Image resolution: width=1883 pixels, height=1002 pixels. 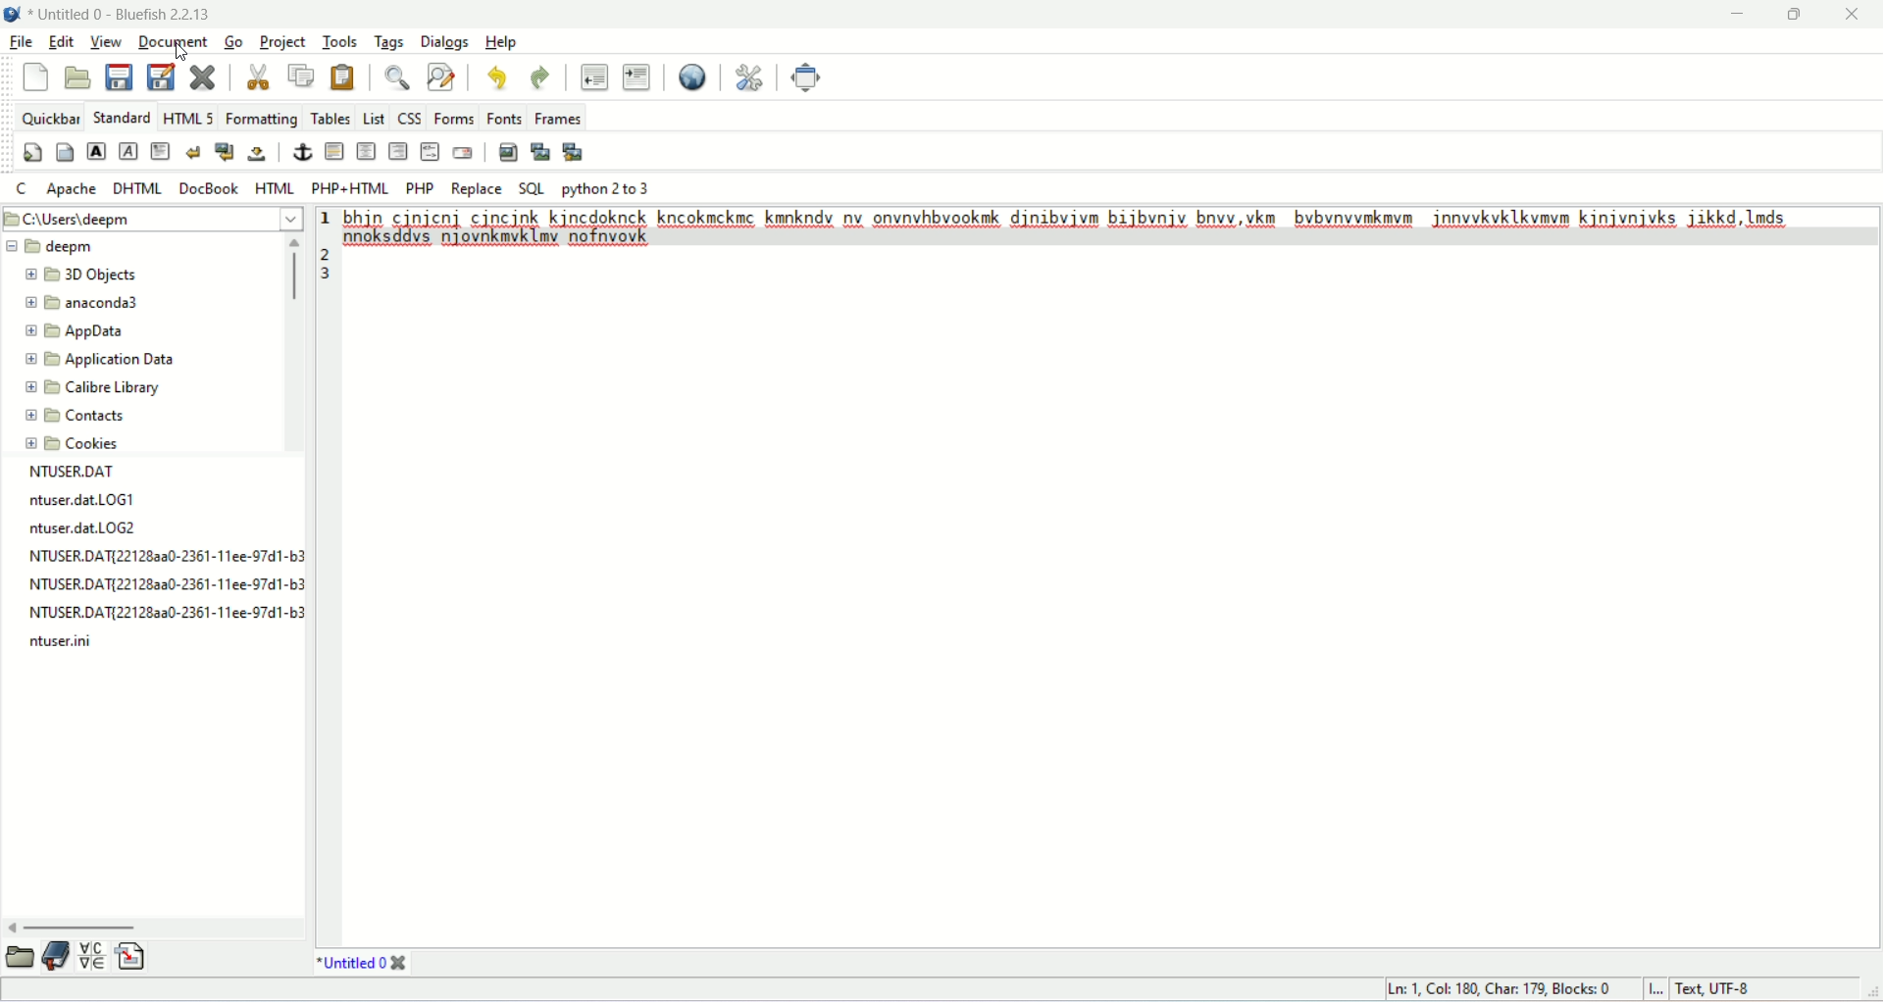 What do you see at coordinates (430, 153) in the screenshot?
I see `HTML comment` at bounding box center [430, 153].